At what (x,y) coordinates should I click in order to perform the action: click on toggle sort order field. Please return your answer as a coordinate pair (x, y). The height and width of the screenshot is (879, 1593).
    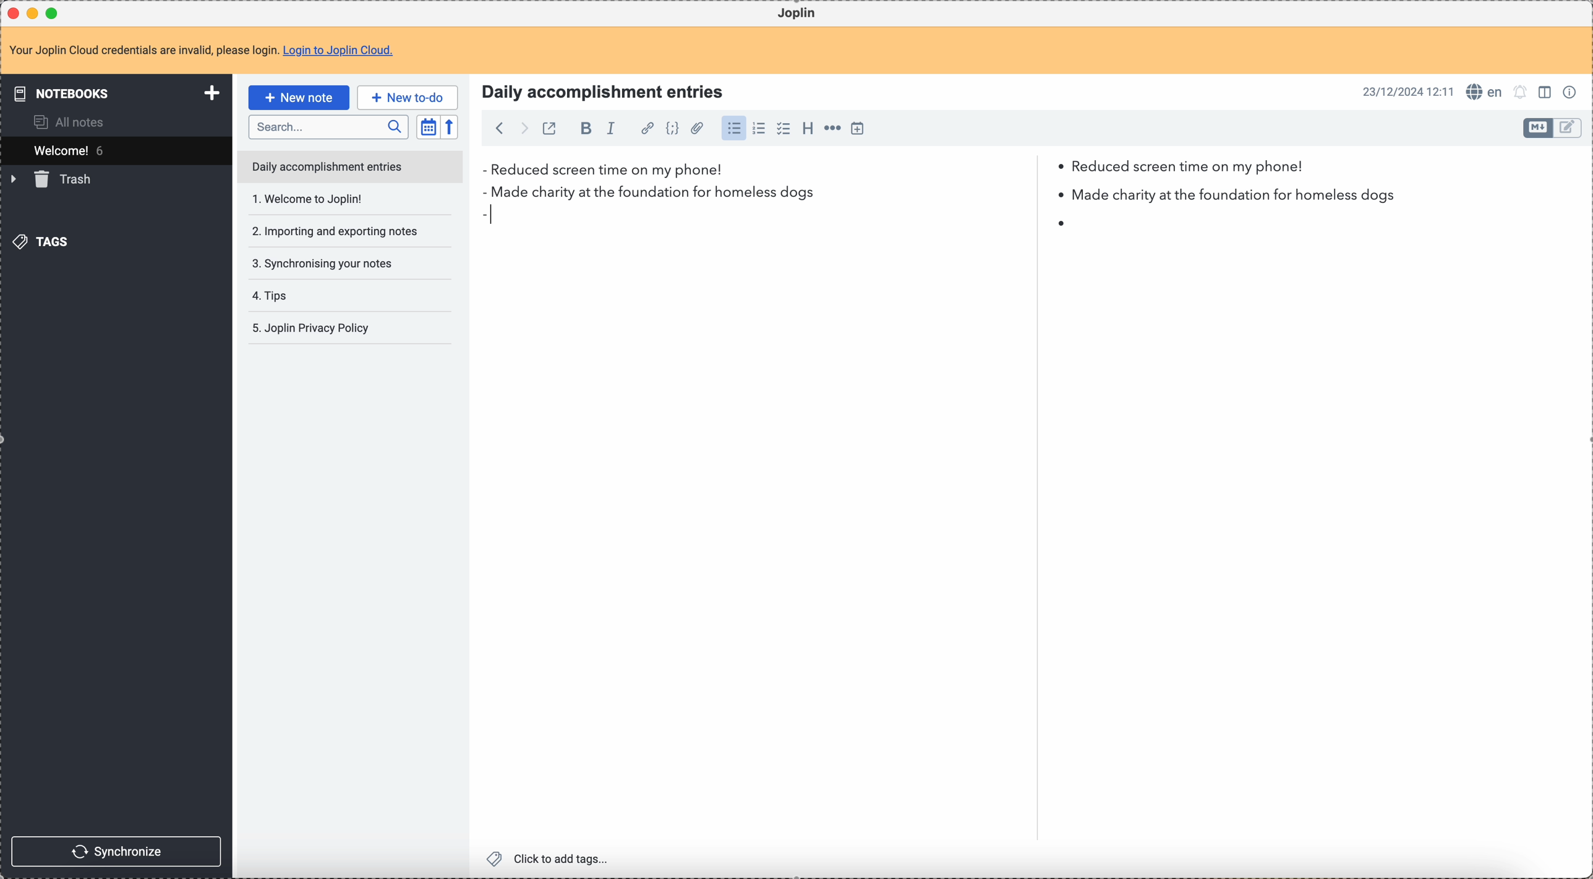
    Looking at the image, I should click on (428, 126).